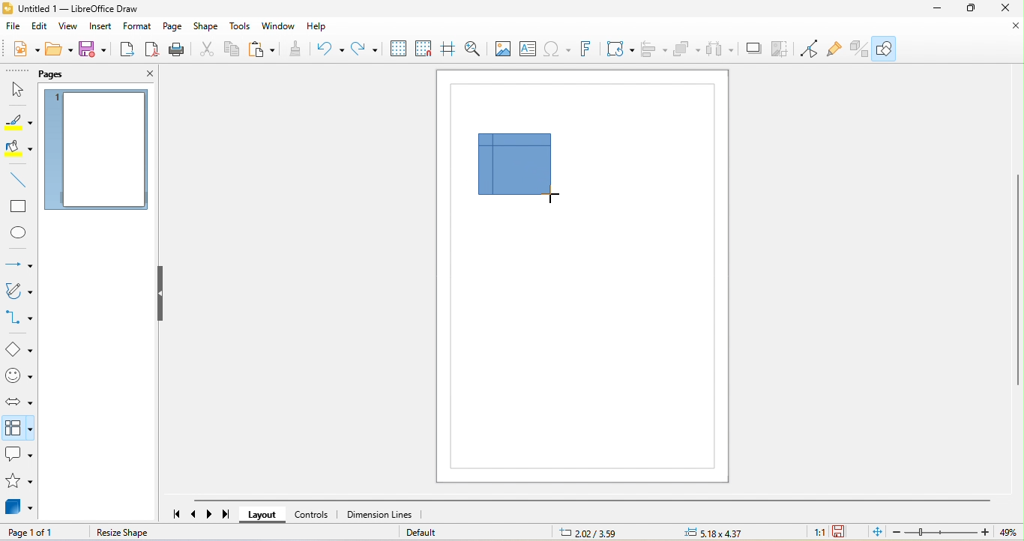  I want to click on select at least three object to distribute, so click(725, 49).